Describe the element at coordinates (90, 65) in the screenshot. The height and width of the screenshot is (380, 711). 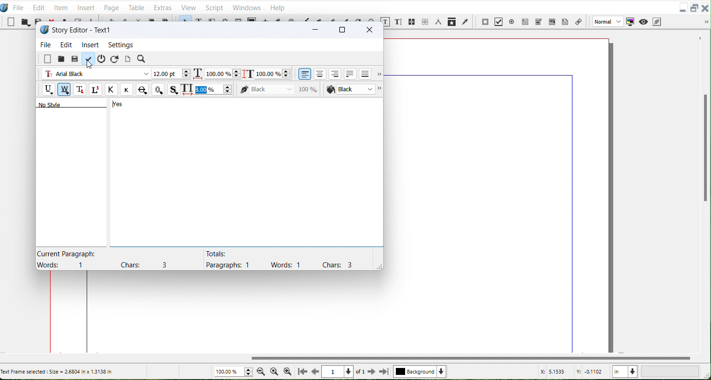
I see `Cursor` at that location.